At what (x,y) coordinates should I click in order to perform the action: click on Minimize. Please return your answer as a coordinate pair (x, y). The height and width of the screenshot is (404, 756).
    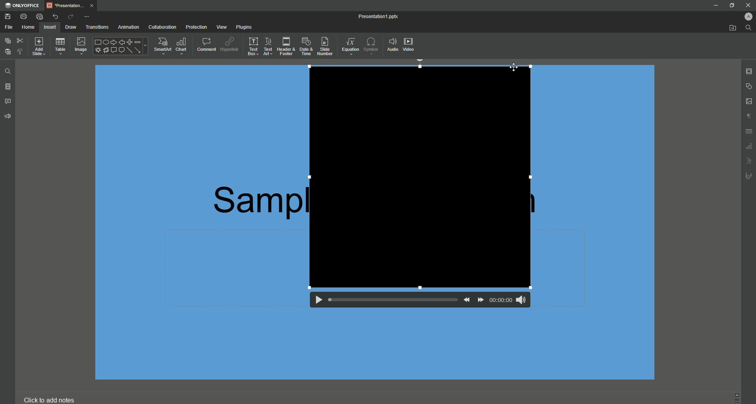
    Looking at the image, I should click on (715, 5).